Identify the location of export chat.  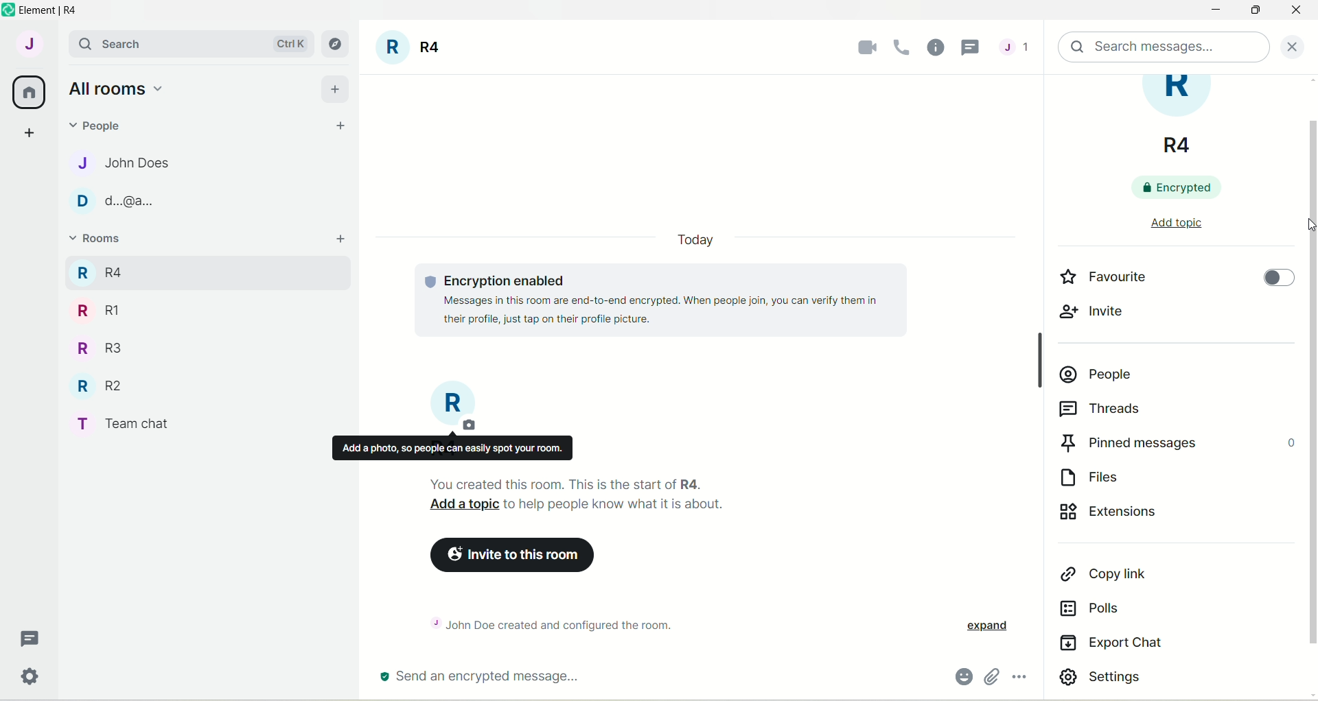
(1111, 645).